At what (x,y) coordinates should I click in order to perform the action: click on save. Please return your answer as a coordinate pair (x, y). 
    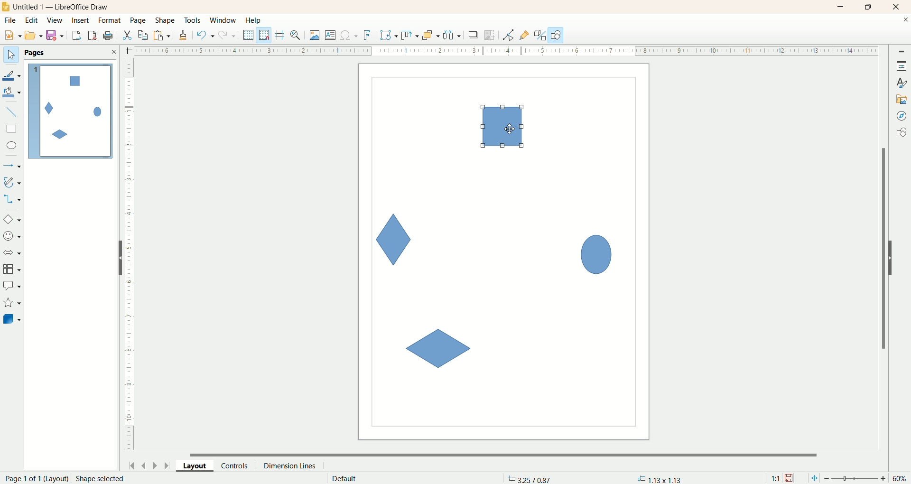
    Looking at the image, I should click on (56, 36).